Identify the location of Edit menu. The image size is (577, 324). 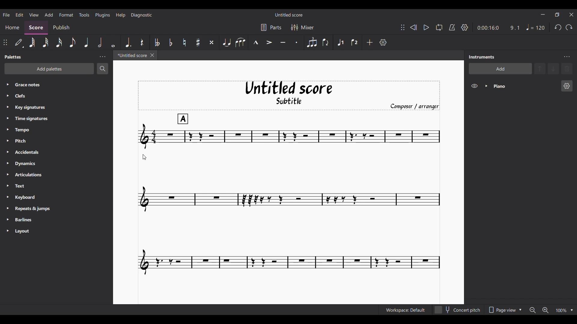
(19, 14).